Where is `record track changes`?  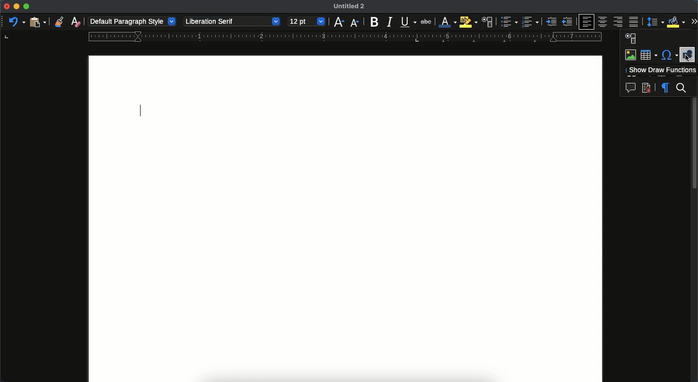 record track changes is located at coordinates (646, 89).